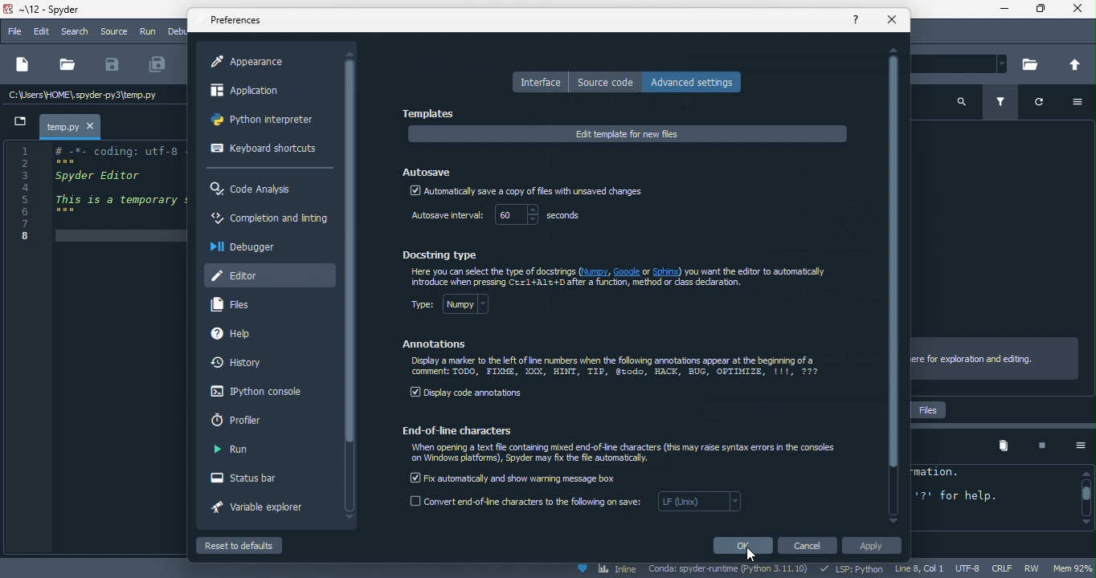 This screenshot has width=1096, height=578. I want to click on run, so click(149, 33).